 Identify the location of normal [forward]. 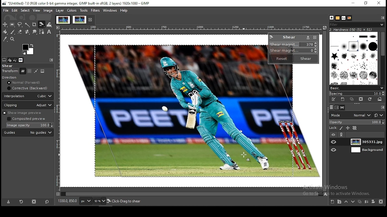
(28, 83).